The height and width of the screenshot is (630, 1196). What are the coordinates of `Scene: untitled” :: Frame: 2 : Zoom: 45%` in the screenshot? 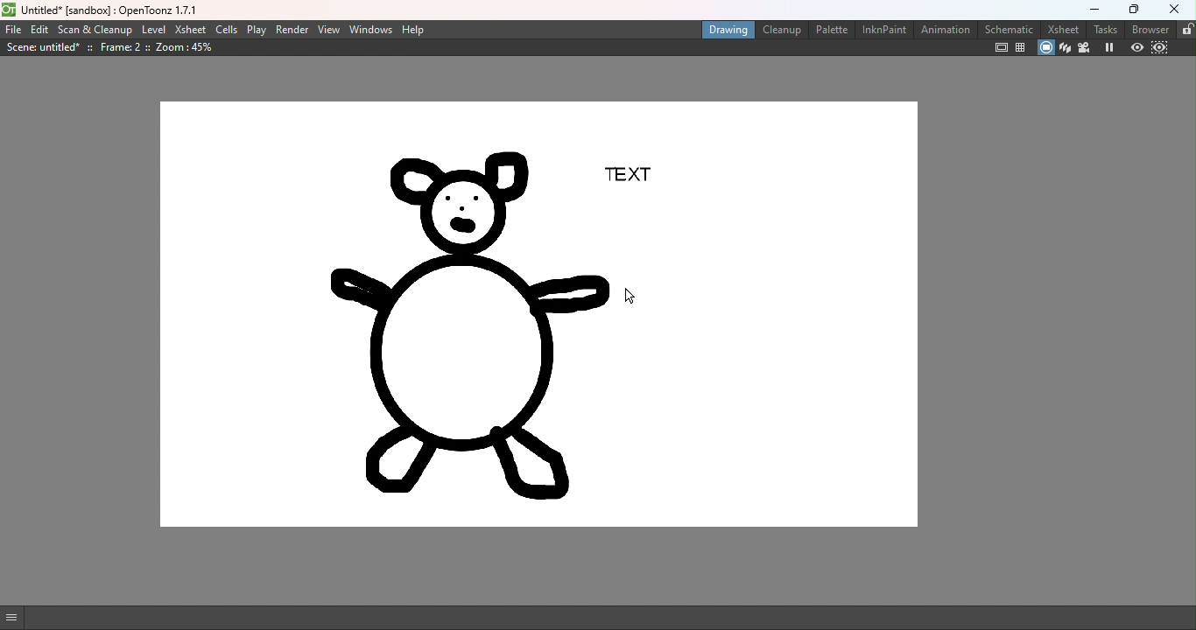 It's located at (116, 51).